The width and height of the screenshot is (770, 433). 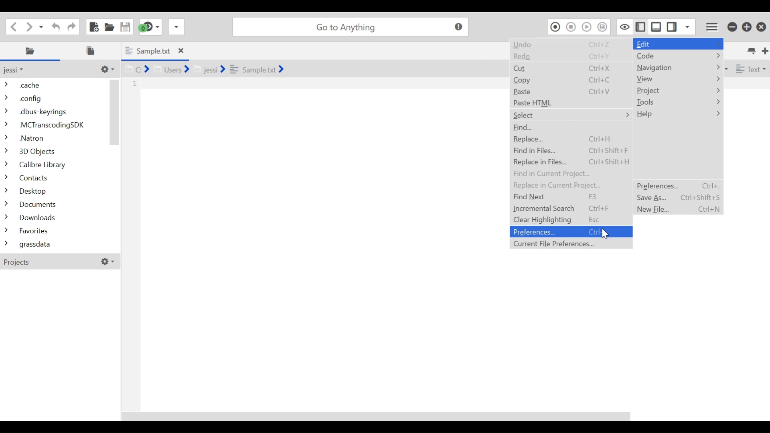 I want to click on Preferences, so click(x=570, y=231).